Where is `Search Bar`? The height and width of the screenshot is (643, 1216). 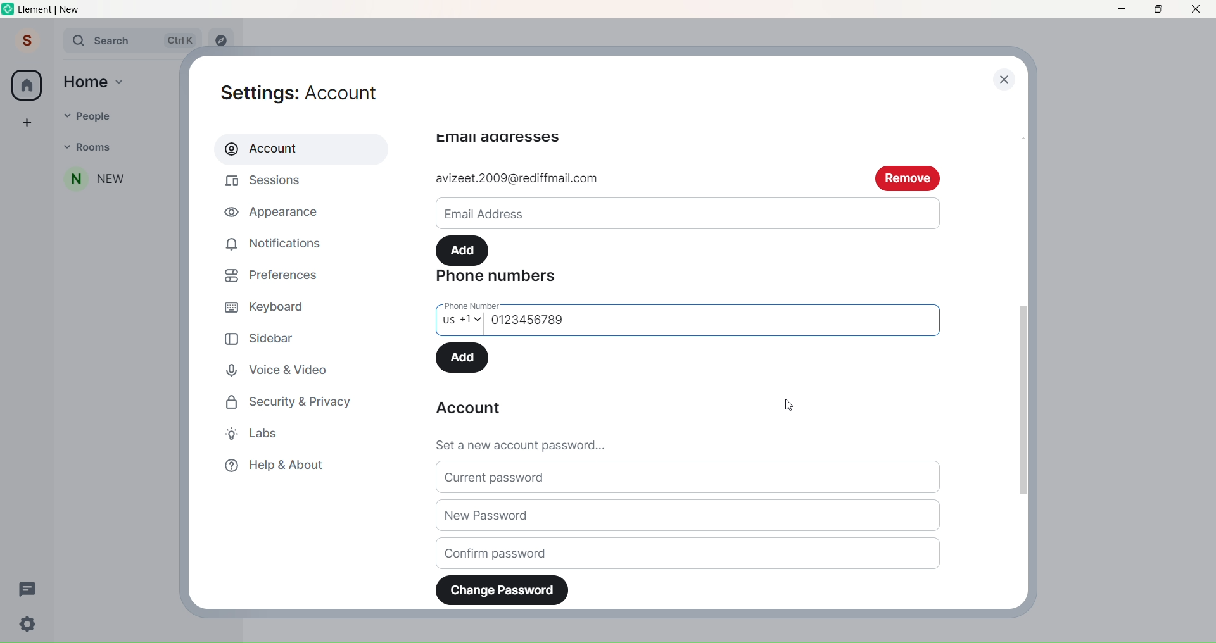
Search Bar is located at coordinates (132, 41).